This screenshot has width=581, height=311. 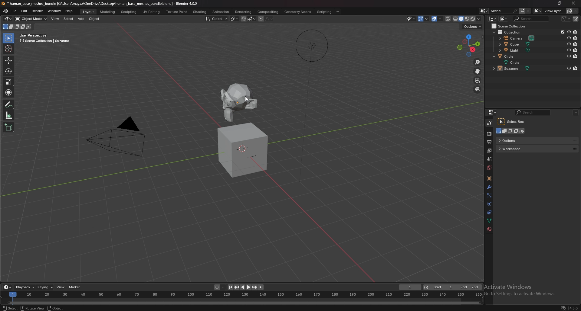 I want to click on show gizmo, so click(x=424, y=19).